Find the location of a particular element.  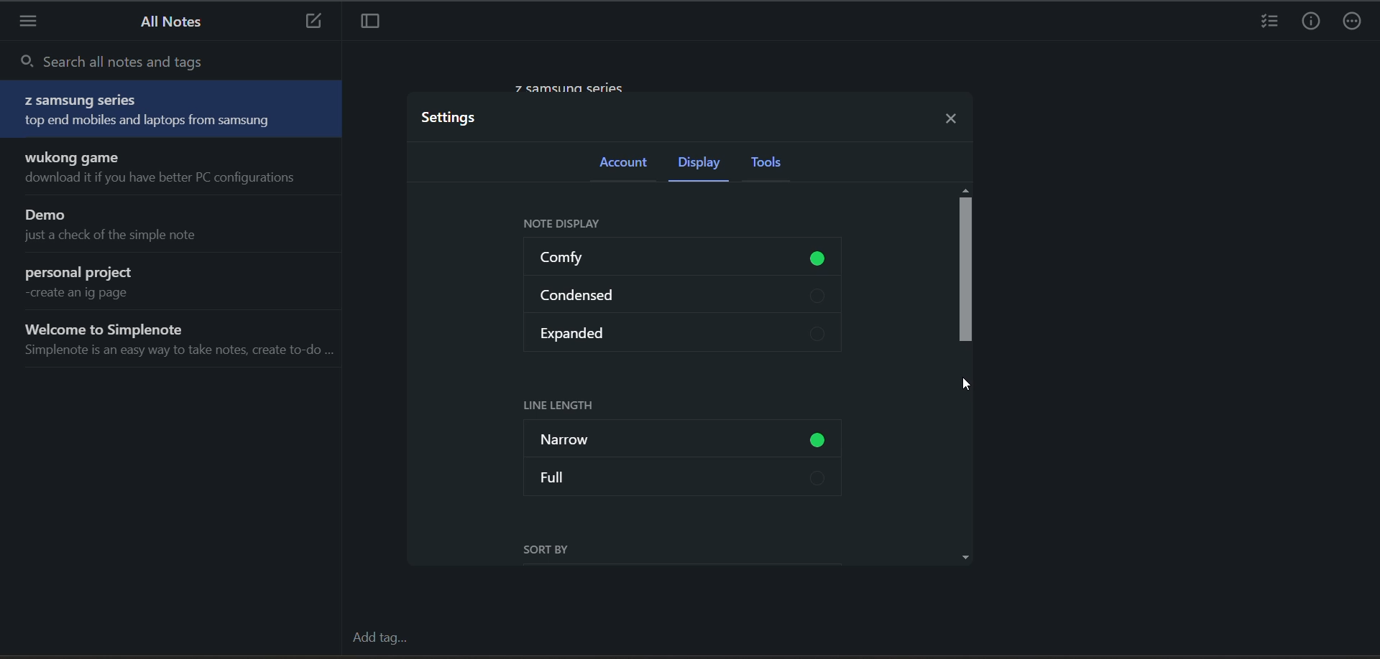

vertical scroll bar is located at coordinates (965, 271).